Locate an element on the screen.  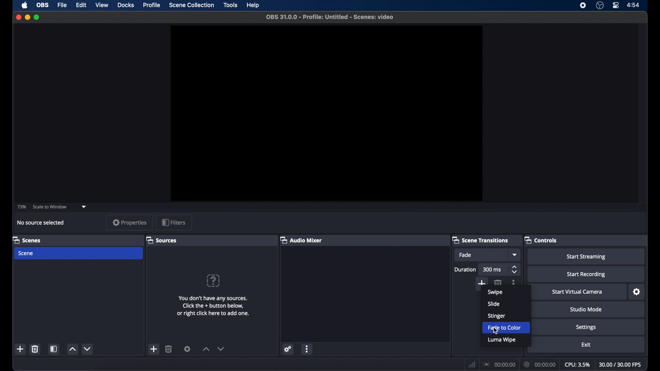
more options is located at coordinates (307, 349).